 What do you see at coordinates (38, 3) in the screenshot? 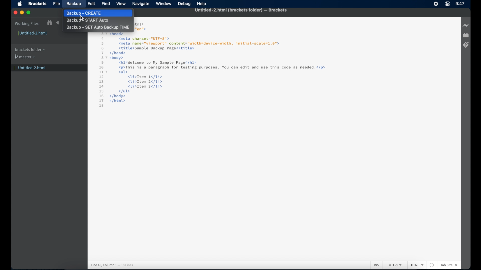
I see `brackets` at bounding box center [38, 3].